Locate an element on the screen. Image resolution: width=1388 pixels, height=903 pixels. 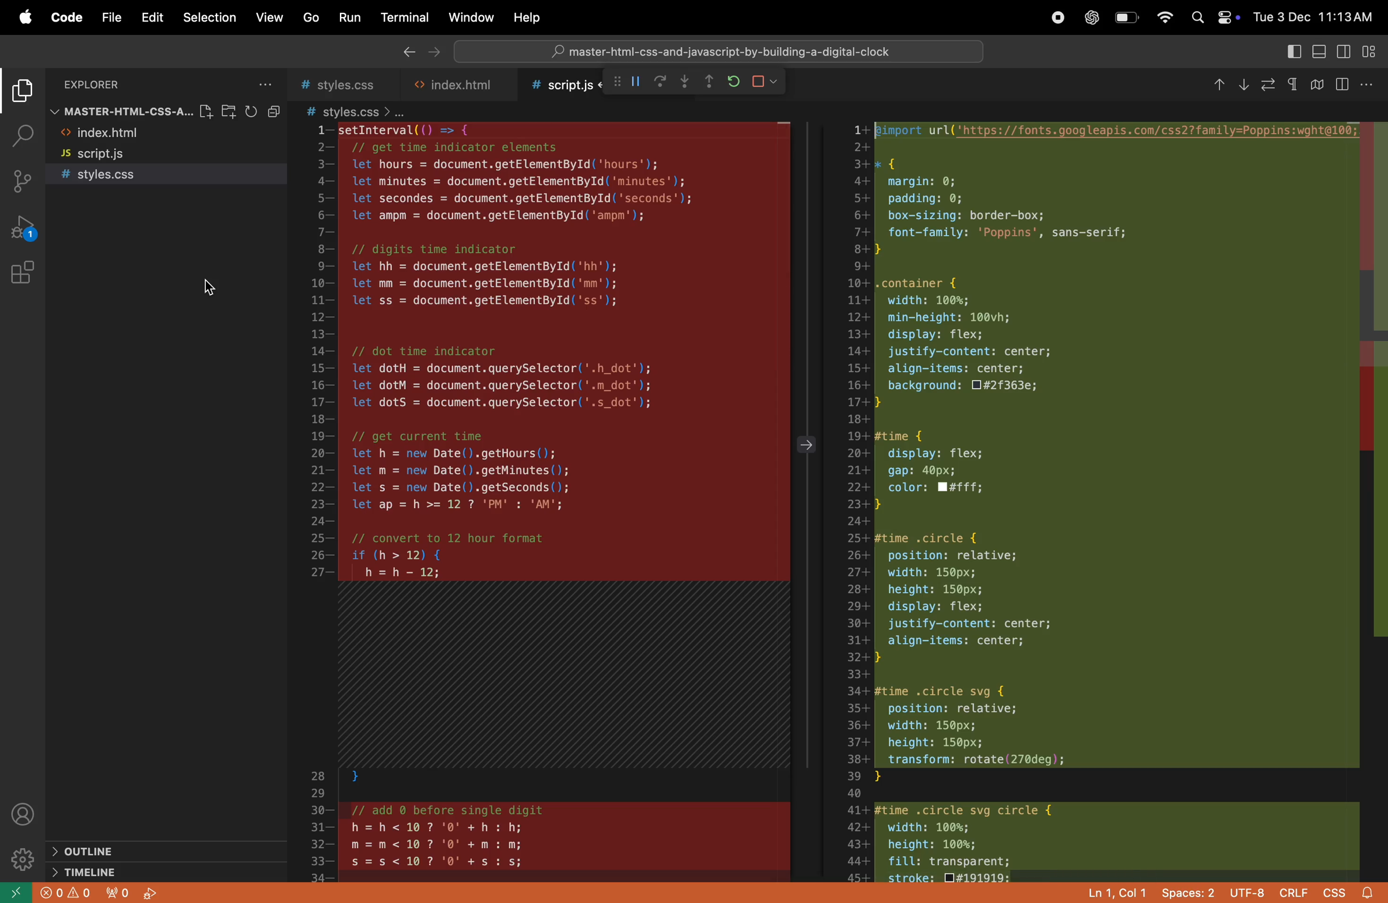
new file is located at coordinates (201, 109).